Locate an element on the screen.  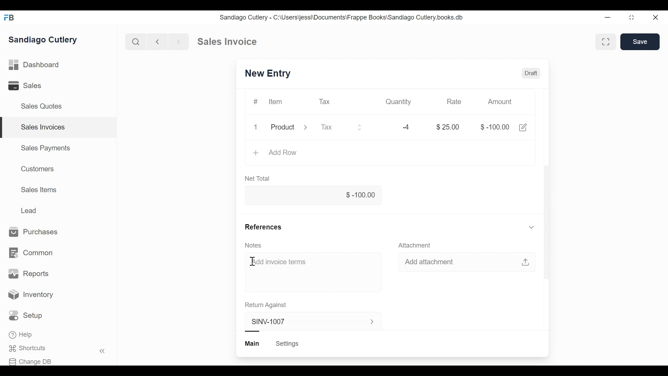
Net Total is located at coordinates (259, 178).